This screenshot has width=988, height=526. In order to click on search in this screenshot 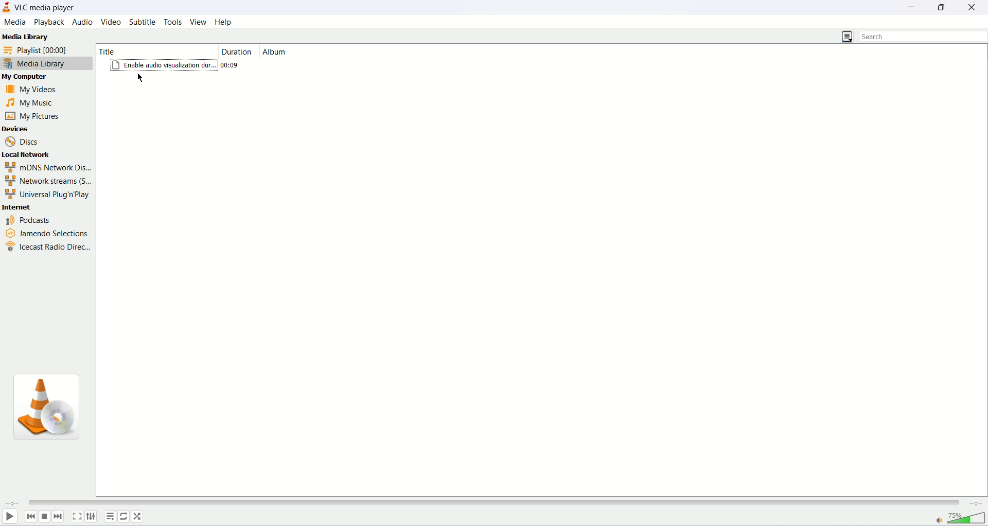, I will do `click(924, 37)`.